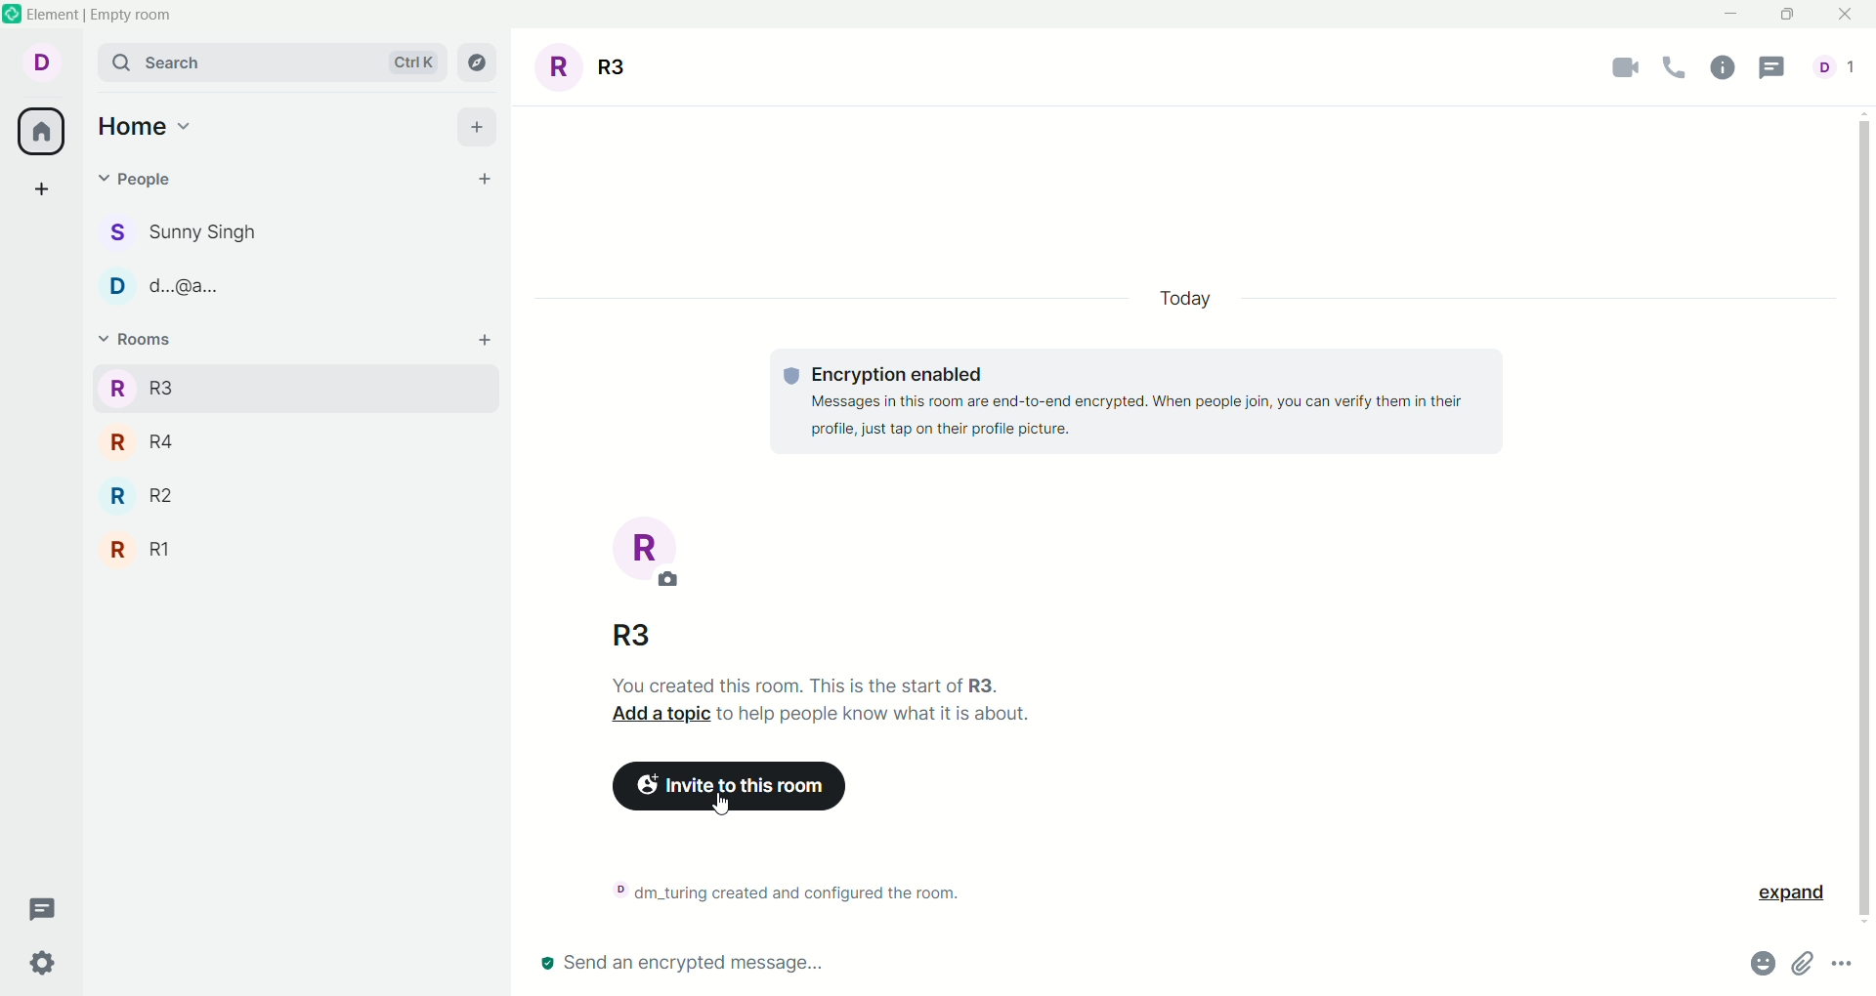  What do you see at coordinates (1790, 17) in the screenshot?
I see `maximize` at bounding box center [1790, 17].